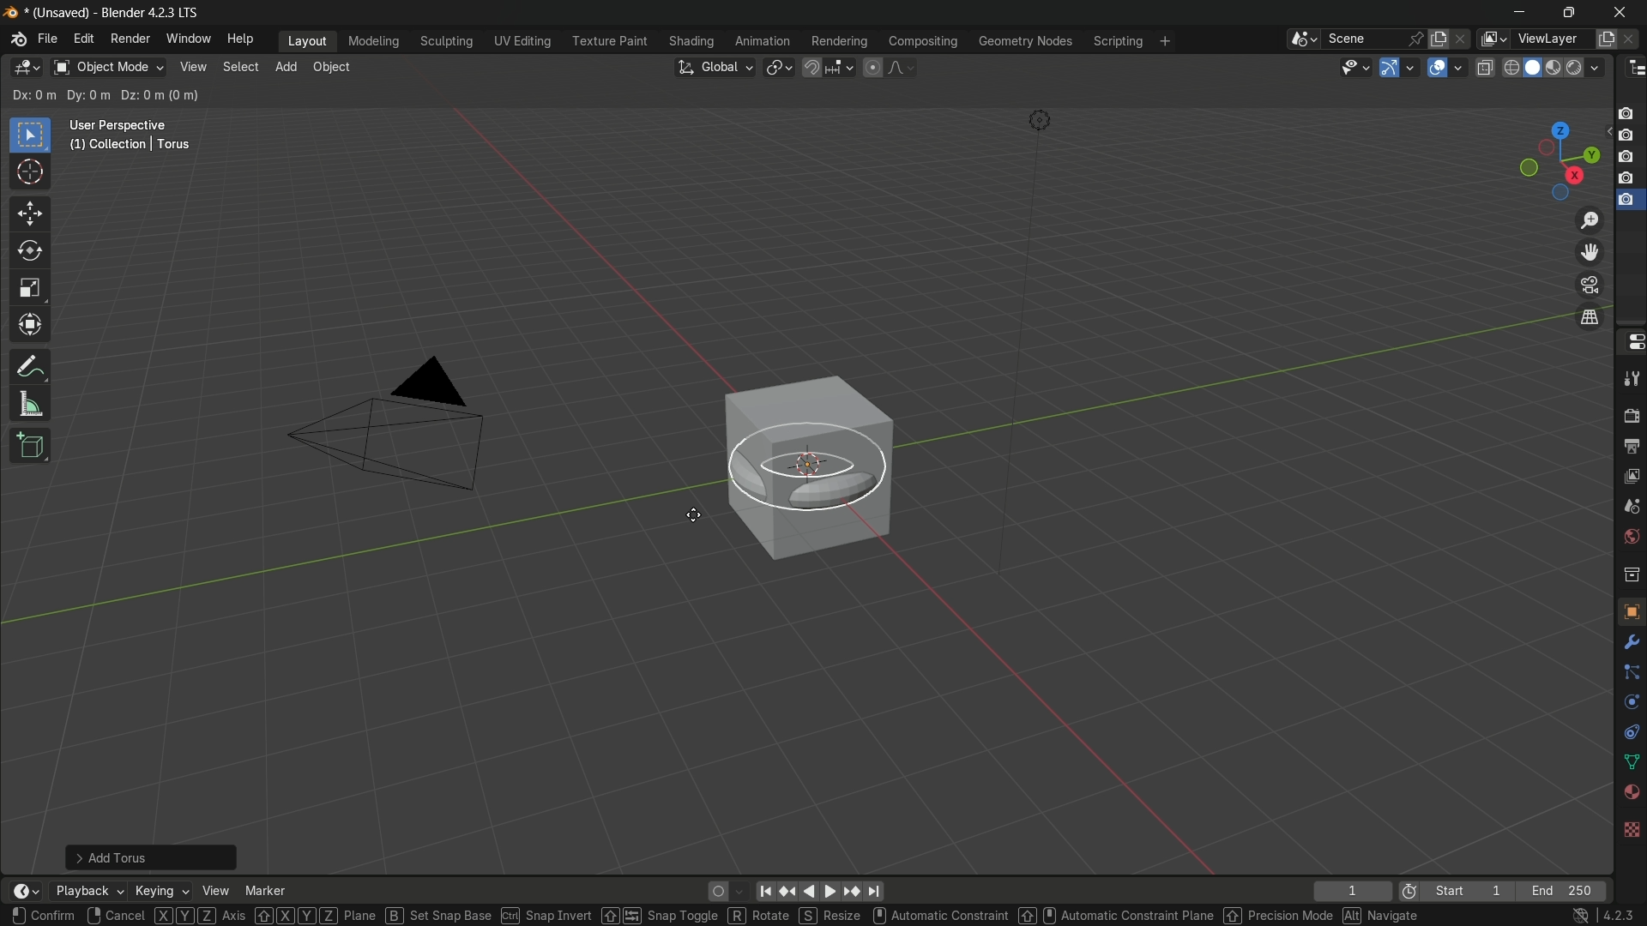  What do you see at coordinates (130, 39) in the screenshot?
I see `render menu` at bounding box center [130, 39].